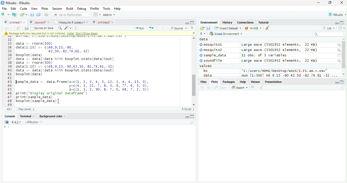 This screenshot has height=183, width=347. I want to click on Mosquito R codes.v1, so click(71, 22).